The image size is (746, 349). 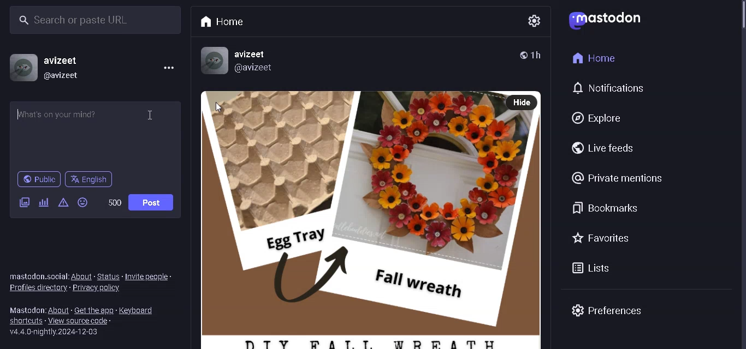 What do you see at coordinates (608, 311) in the screenshot?
I see `PREFRENCES` at bounding box center [608, 311].